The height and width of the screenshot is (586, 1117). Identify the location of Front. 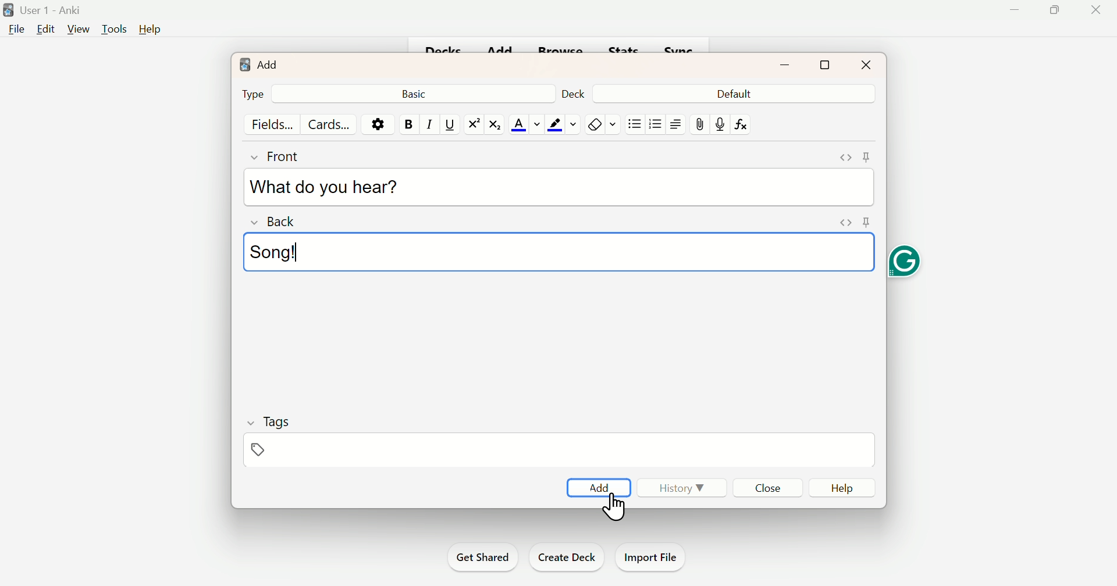
(286, 159).